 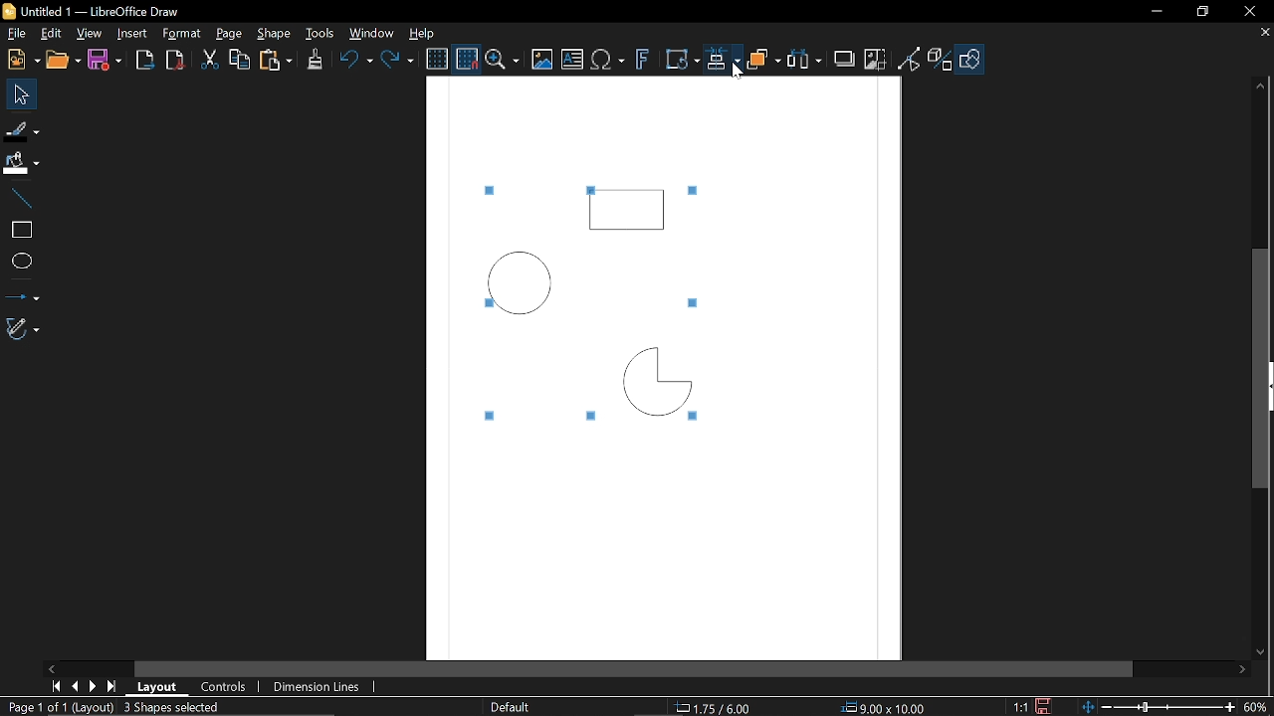 I want to click on 60% (Current zoom), so click(x=1255, y=706).